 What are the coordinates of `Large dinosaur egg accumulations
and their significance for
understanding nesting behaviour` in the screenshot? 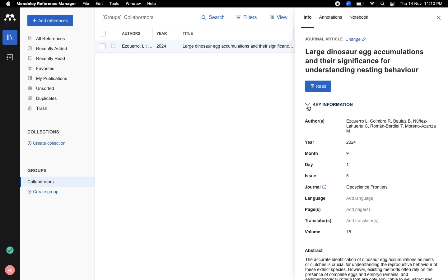 It's located at (367, 61).